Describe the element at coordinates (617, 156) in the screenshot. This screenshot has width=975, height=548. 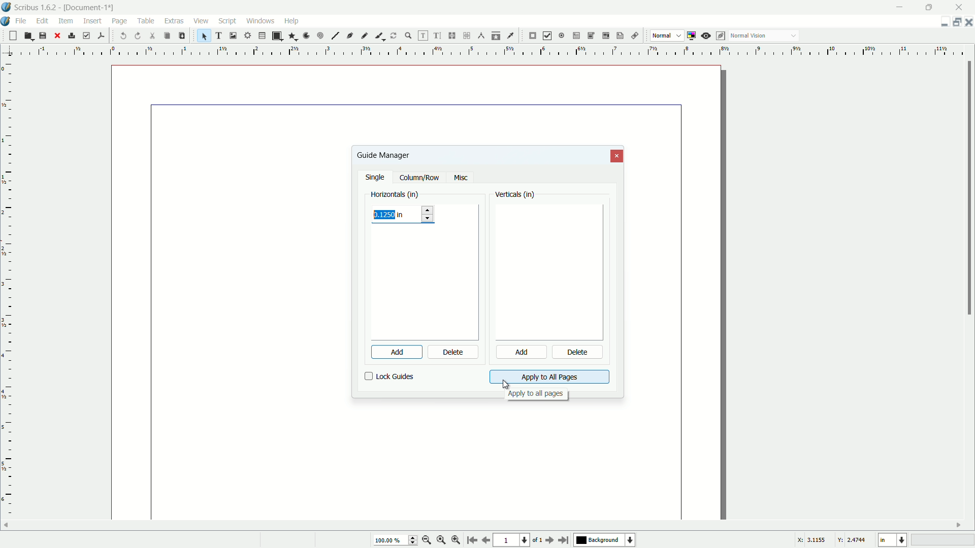
I see `close guide manager window` at that location.